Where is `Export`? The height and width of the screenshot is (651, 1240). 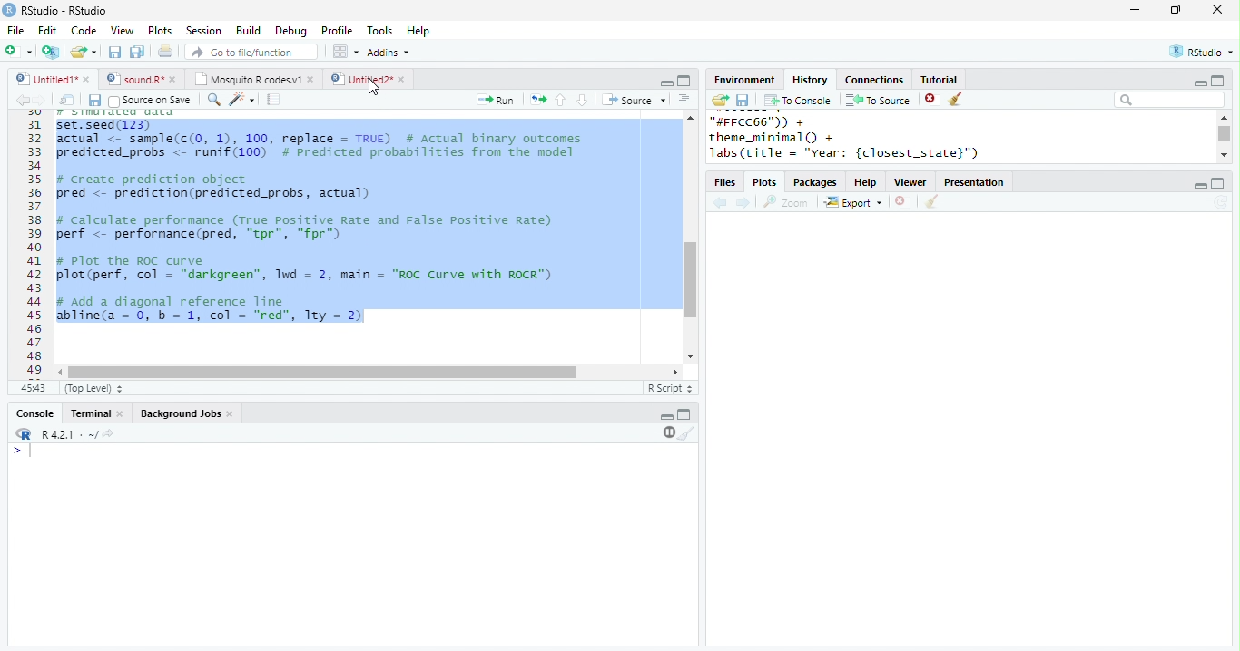 Export is located at coordinates (854, 203).